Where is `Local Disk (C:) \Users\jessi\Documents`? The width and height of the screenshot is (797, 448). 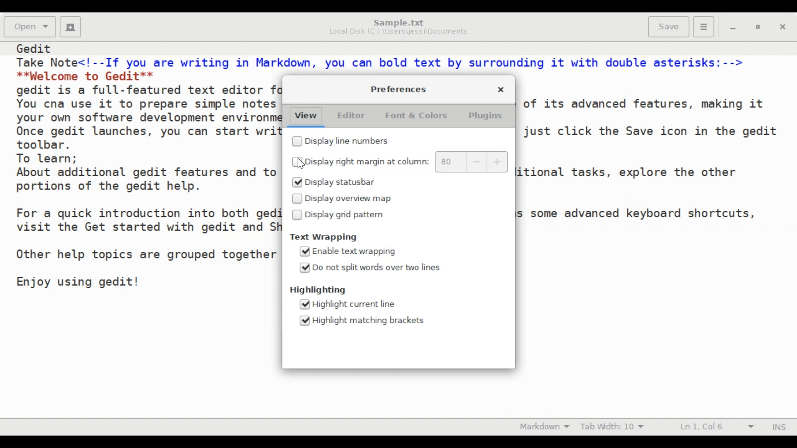
Local Disk (C:) \Users\jessi\Documents is located at coordinates (398, 32).